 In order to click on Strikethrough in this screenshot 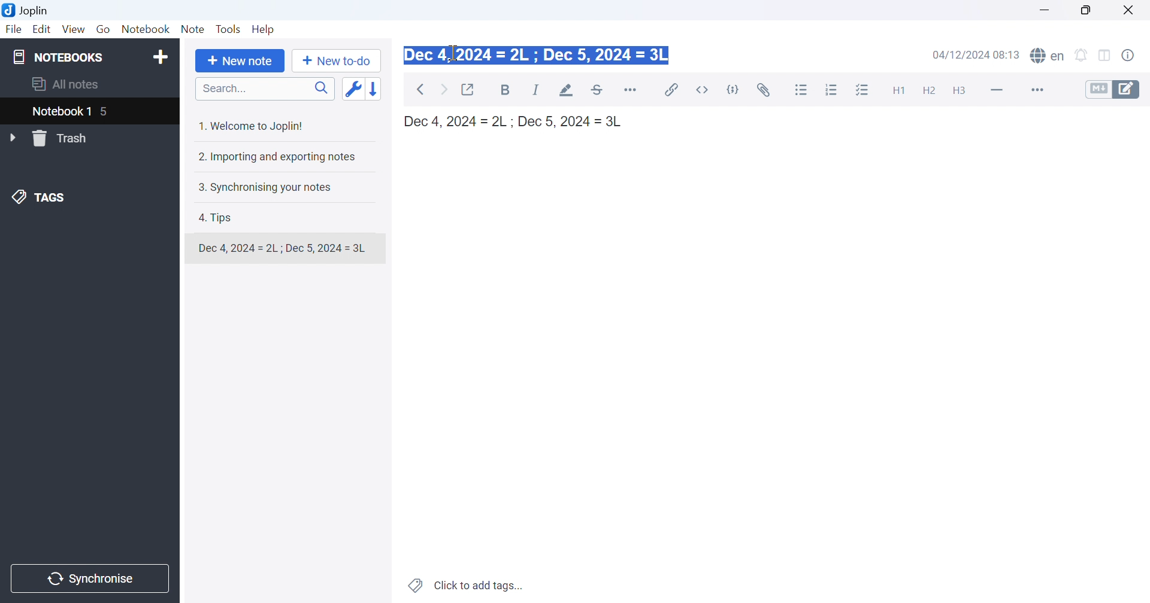, I will do `click(598, 90)`.